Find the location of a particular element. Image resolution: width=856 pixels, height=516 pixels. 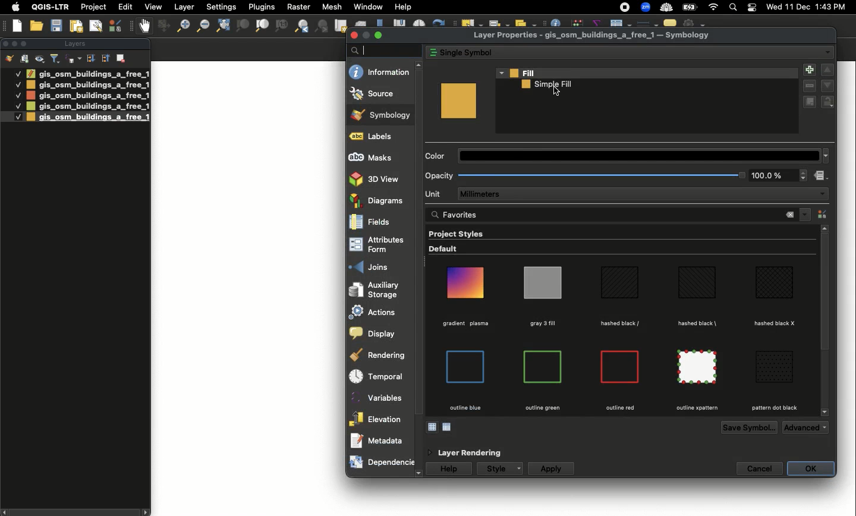

Joins is located at coordinates (380, 266).